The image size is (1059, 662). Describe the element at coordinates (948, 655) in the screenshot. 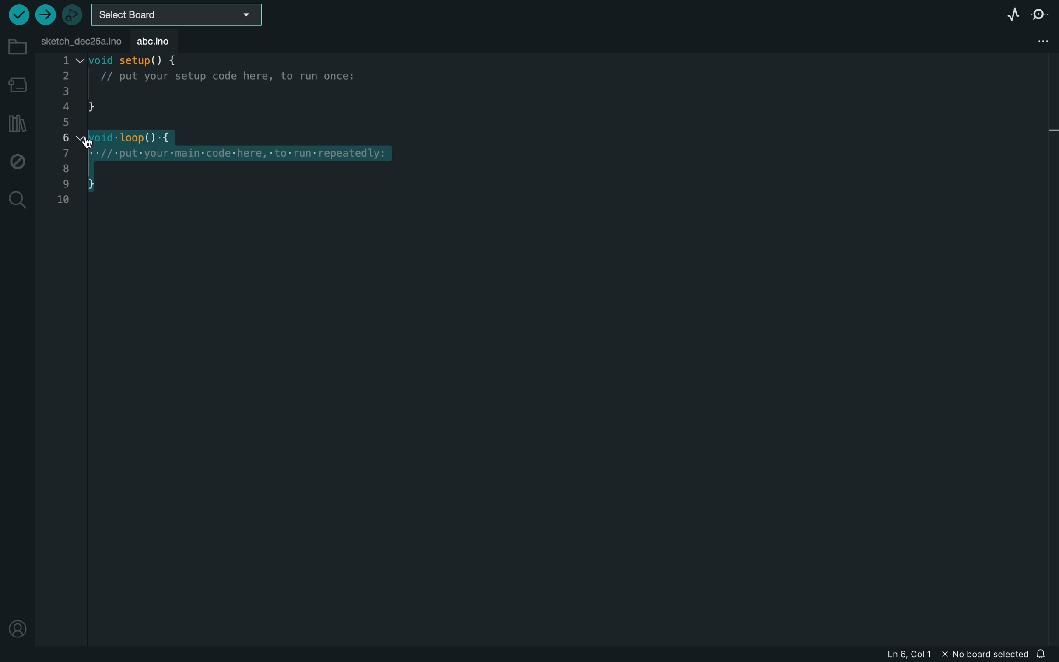

I see `file  information` at that location.